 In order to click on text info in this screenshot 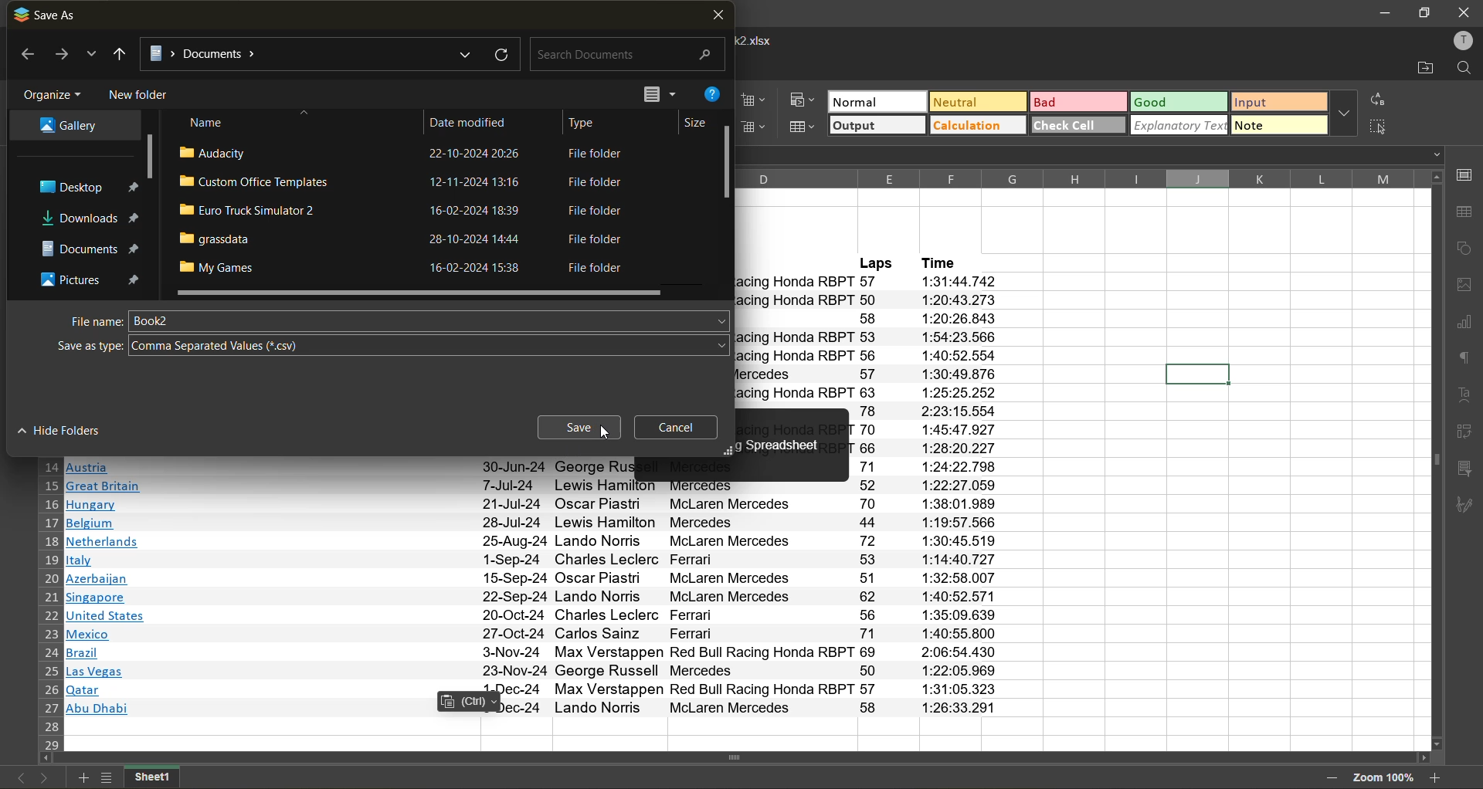, I will do `click(534, 579)`.